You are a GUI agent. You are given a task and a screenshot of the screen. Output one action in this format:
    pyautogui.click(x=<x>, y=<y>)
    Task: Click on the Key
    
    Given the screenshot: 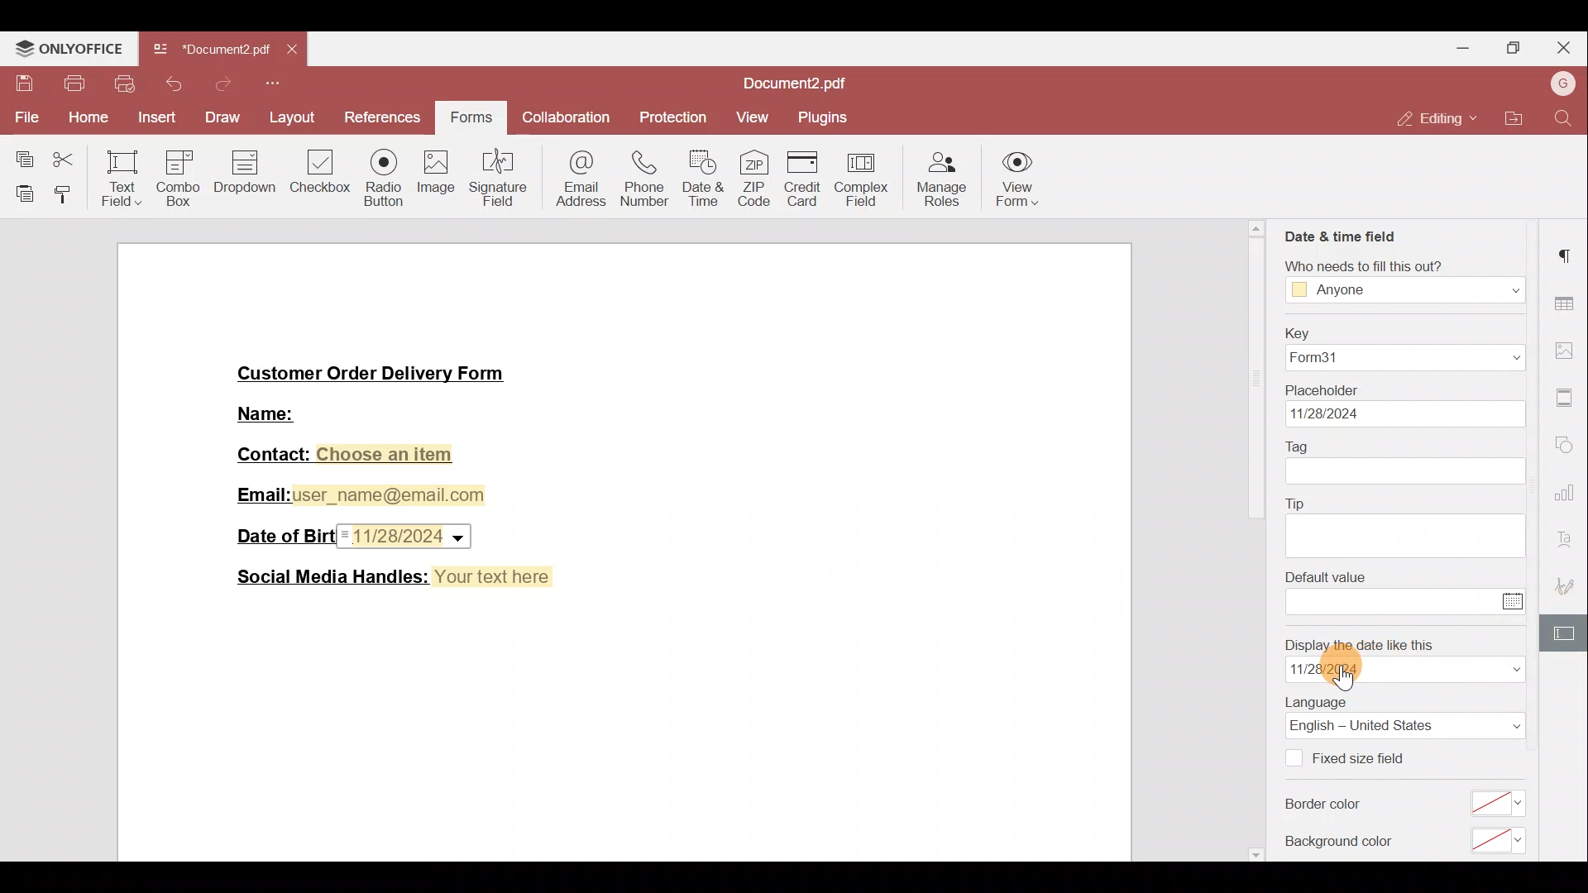 What is the action you would take?
    pyautogui.click(x=1299, y=334)
    